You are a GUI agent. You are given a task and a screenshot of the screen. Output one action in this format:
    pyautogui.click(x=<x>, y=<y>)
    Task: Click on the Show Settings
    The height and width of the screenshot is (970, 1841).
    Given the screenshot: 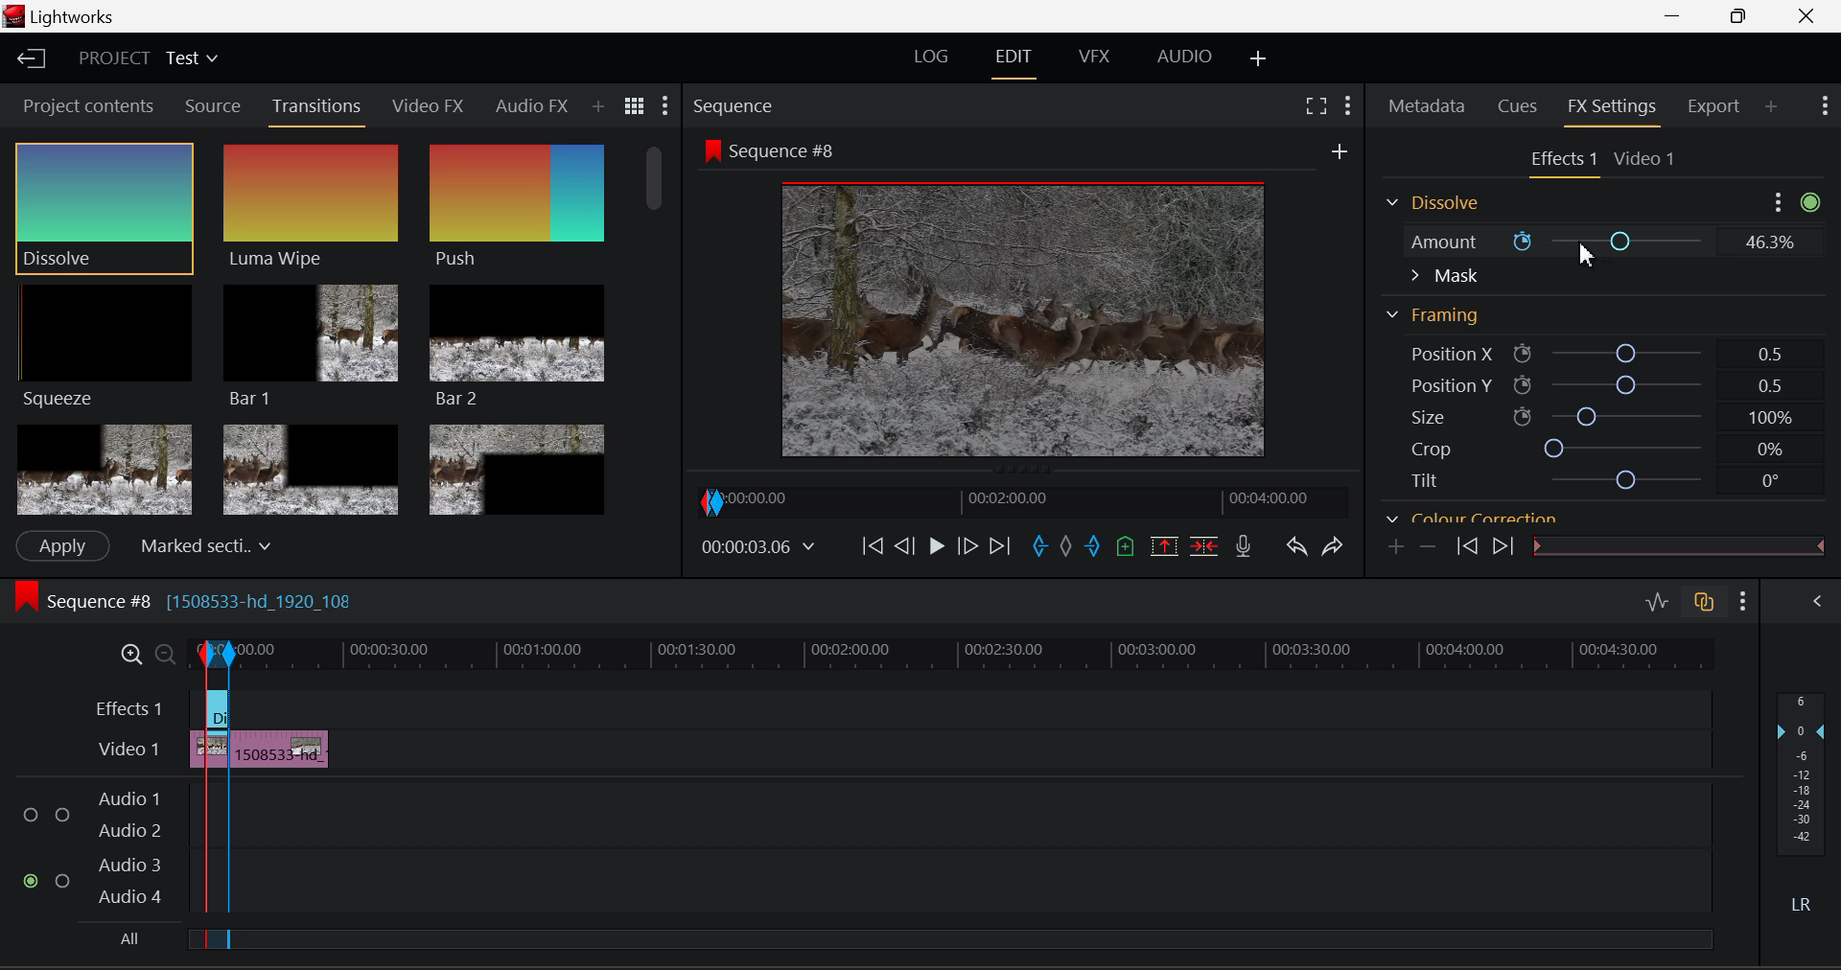 What is the action you would take?
    pyautogui.click(x=1743, y=601)
    